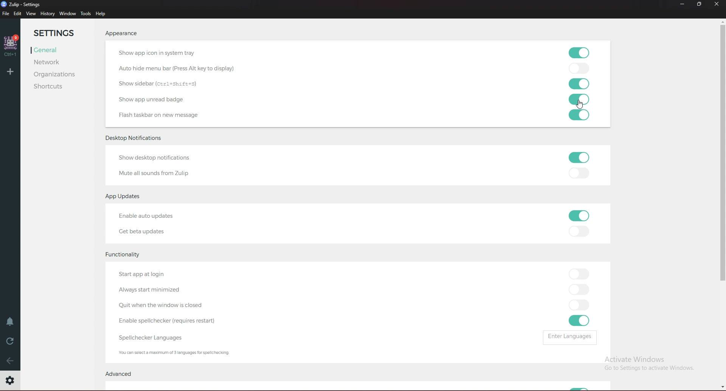  Describe the element at coordinates (10, 71) in the screenshot. I see `Add organization` at that location.